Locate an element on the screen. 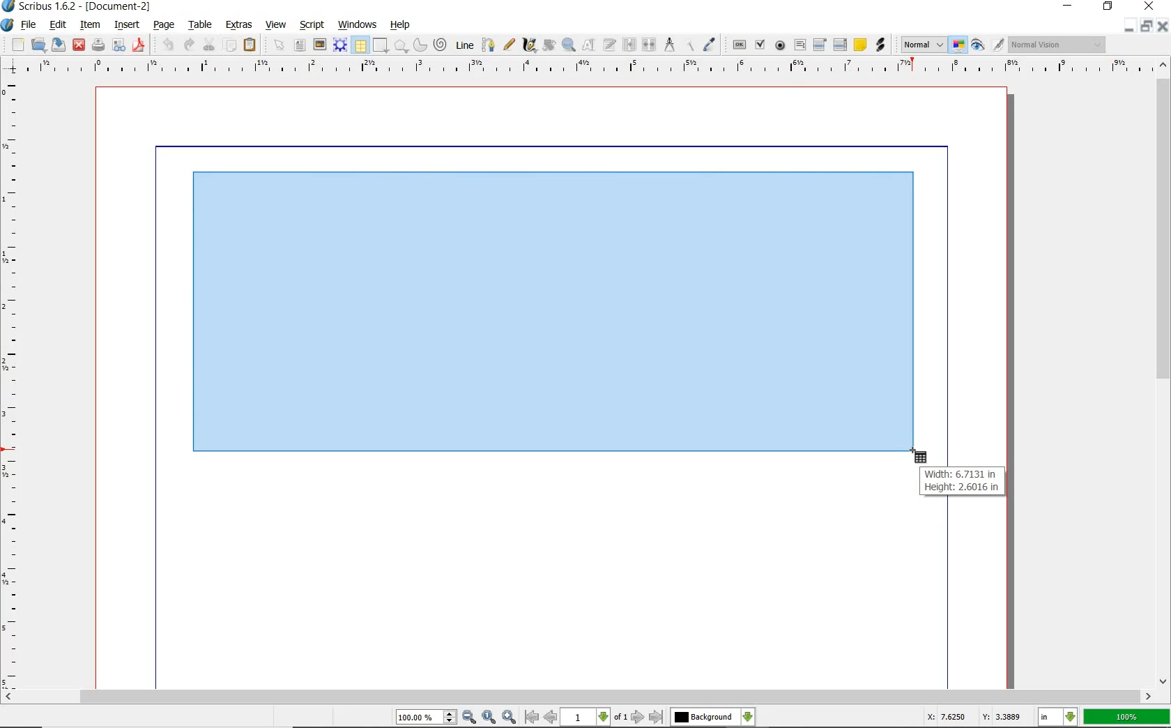  calligraphic line is located at coordinates (528, 46).